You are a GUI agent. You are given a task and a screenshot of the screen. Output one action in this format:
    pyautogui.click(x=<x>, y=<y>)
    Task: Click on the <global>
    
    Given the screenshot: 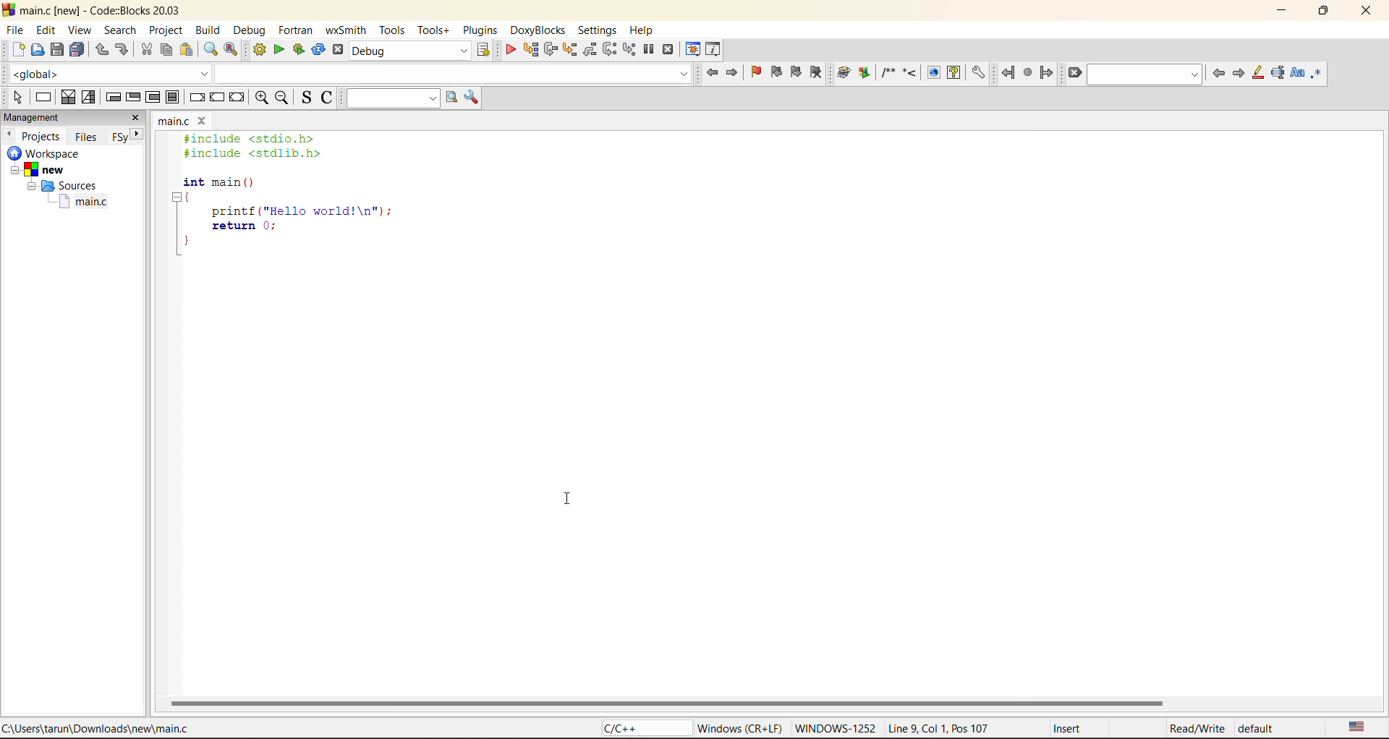 What is the action you would take?
    pyautogui.click(x=109, y=73)
    